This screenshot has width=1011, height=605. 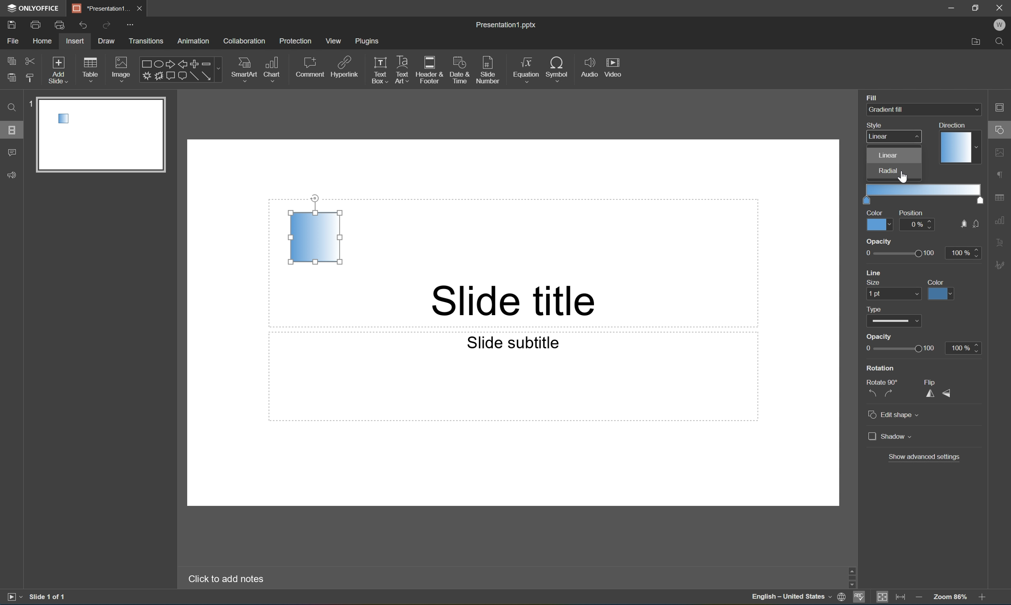 I want to click on Video, so click(x=612, y=66).